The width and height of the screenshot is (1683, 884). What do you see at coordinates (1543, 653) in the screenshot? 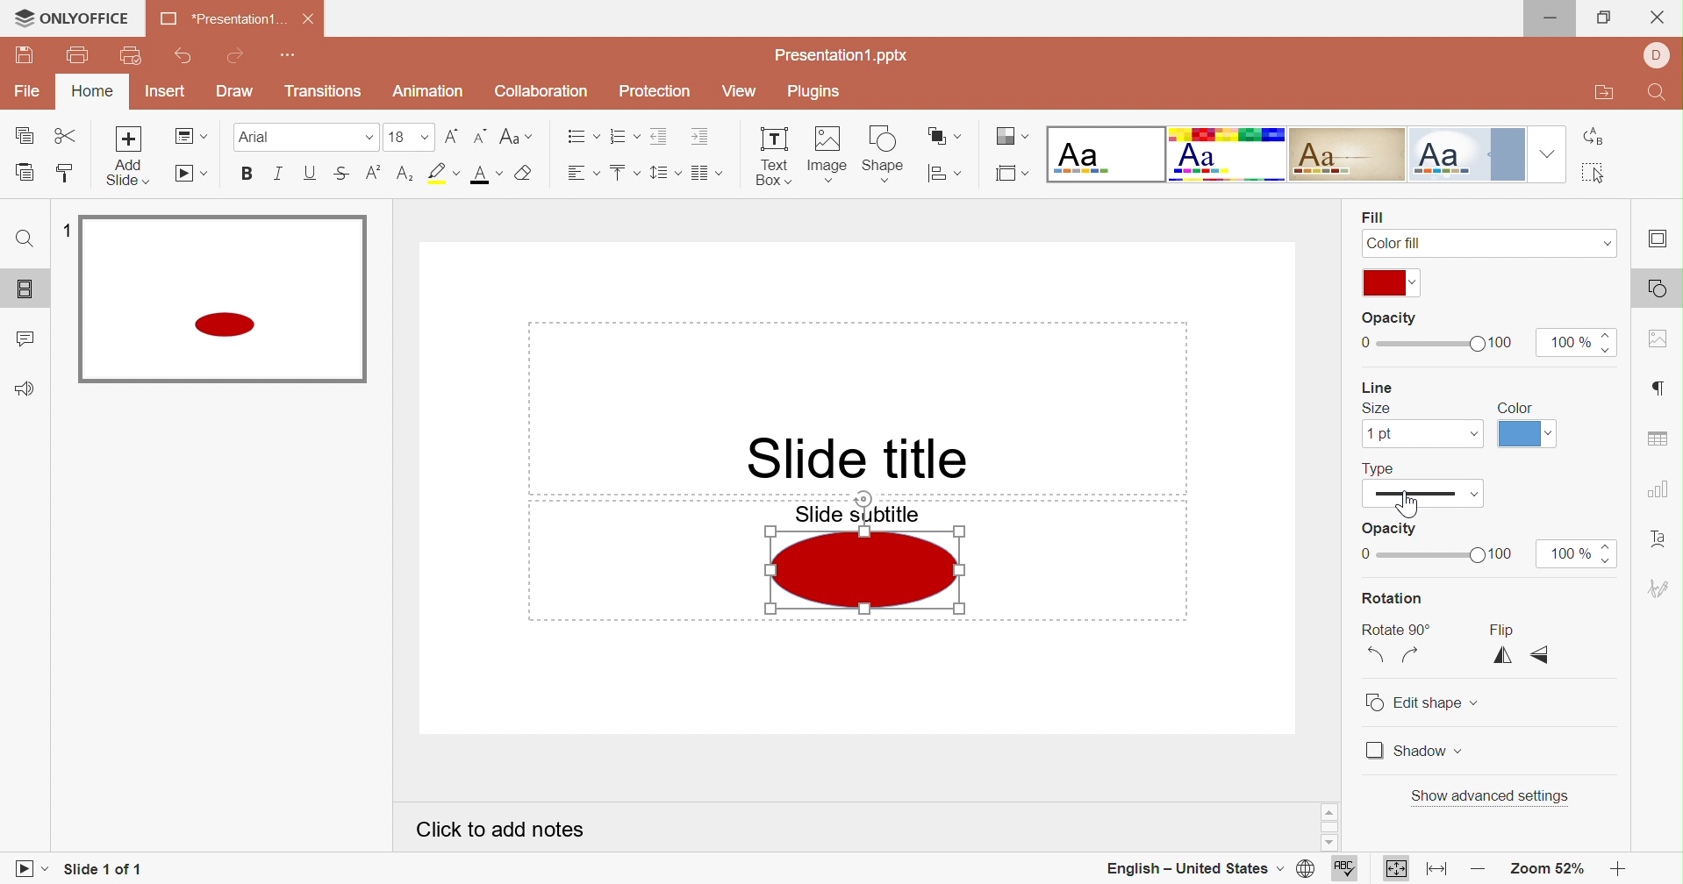
I see `Flip vertically` at bounding box center [1543, 653].